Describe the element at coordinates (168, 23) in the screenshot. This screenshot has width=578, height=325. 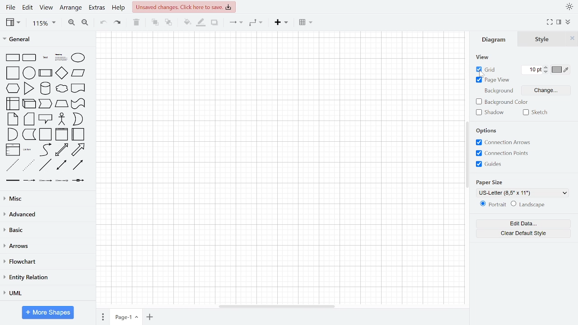
I see `to back` at that location.